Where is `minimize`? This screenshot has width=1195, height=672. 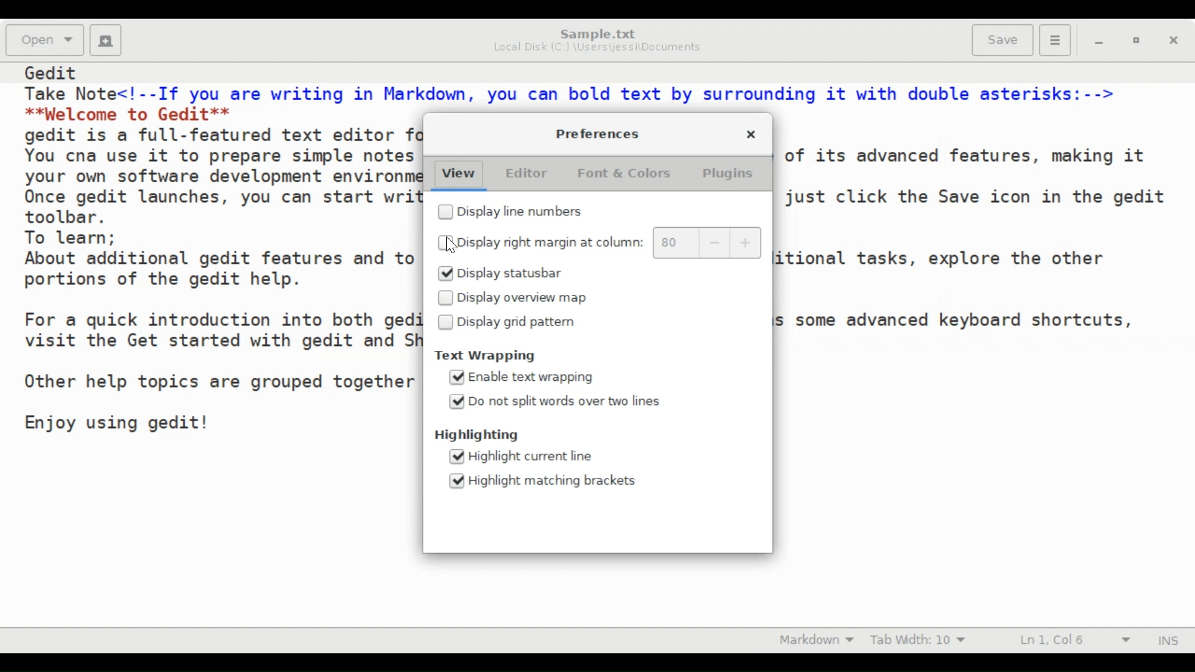 minimize is located at coordinates (1100, 43).